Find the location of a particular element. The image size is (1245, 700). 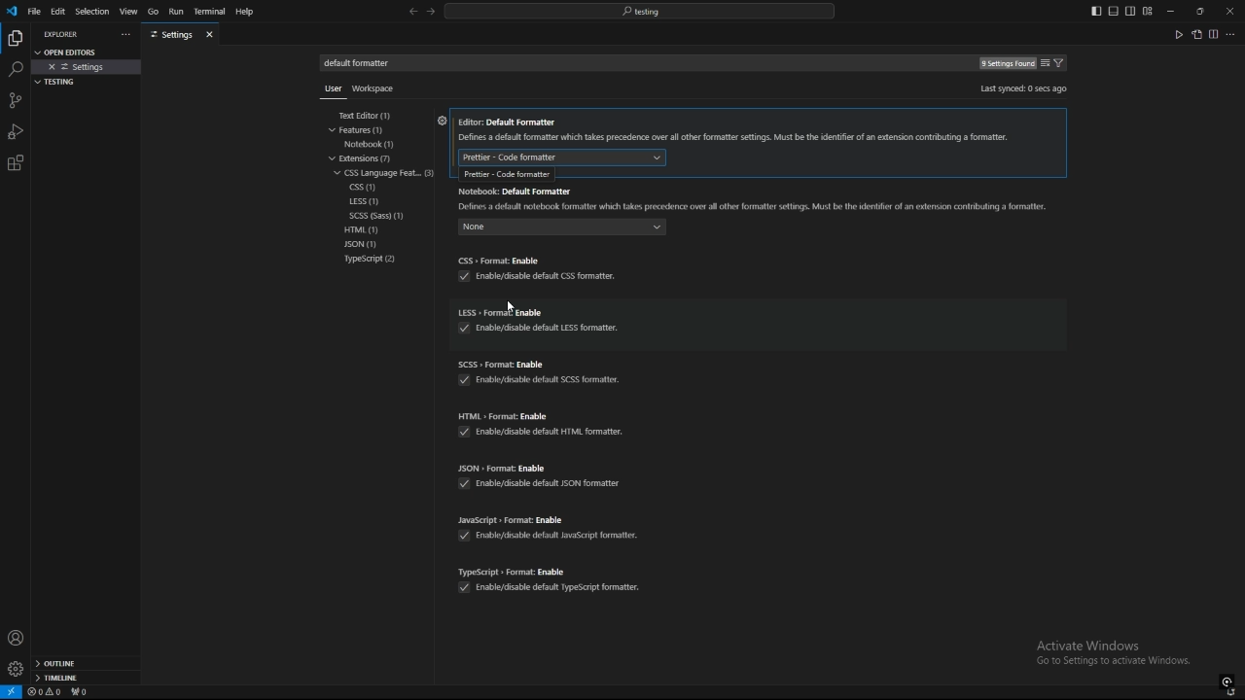

enable /disable default javascript formatter is located at coordinates (555, 534).